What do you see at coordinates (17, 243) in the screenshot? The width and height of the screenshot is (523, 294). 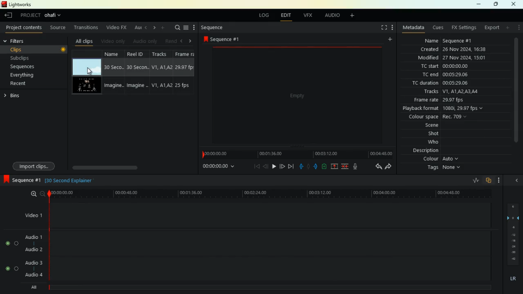 I see `toggle` at bounding box center [17, 243].